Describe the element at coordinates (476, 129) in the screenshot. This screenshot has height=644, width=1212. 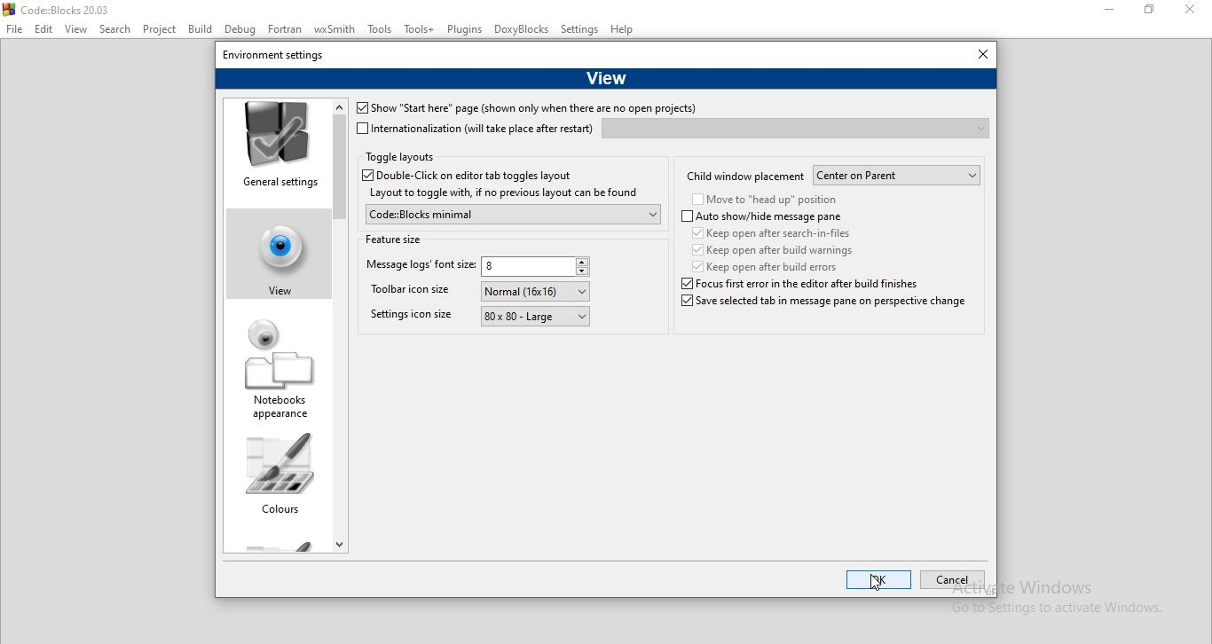
I see `Internationalization (will take place after restart)` at that location.